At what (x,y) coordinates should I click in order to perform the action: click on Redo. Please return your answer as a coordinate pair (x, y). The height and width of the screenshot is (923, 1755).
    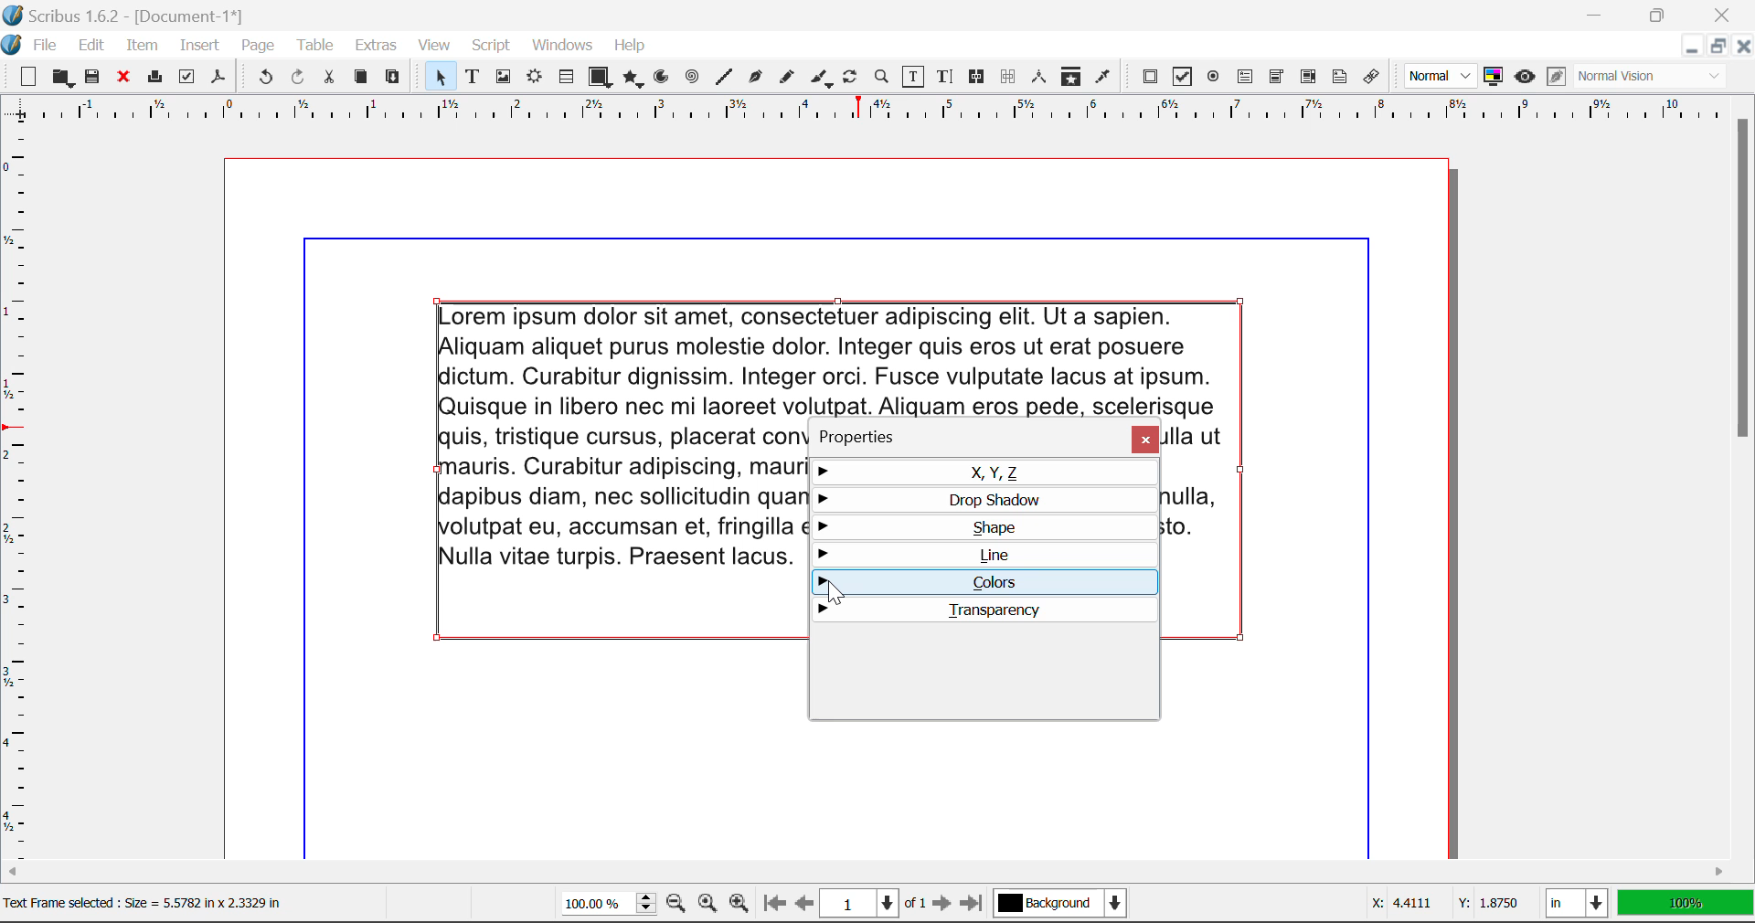
    Looking at the image, I should click on (298, 80).